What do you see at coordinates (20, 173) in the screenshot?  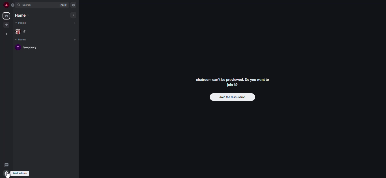 I see `quick settings` at bounding box center [20, 173].